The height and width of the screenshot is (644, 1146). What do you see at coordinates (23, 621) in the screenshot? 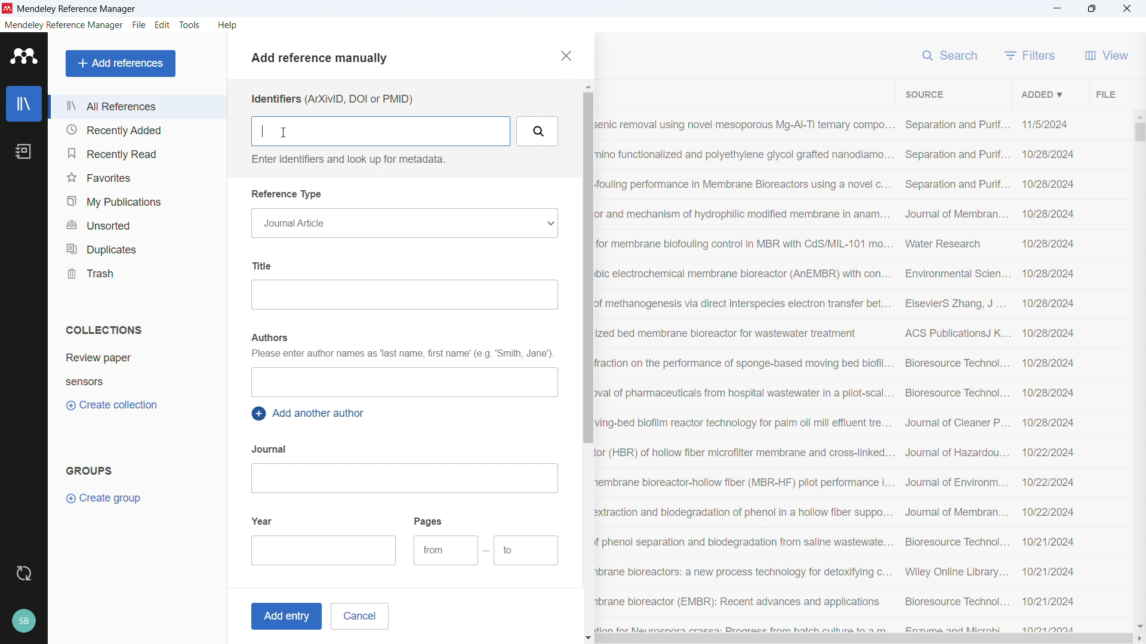
I see `Profile ` at bounding box center [23, 621].